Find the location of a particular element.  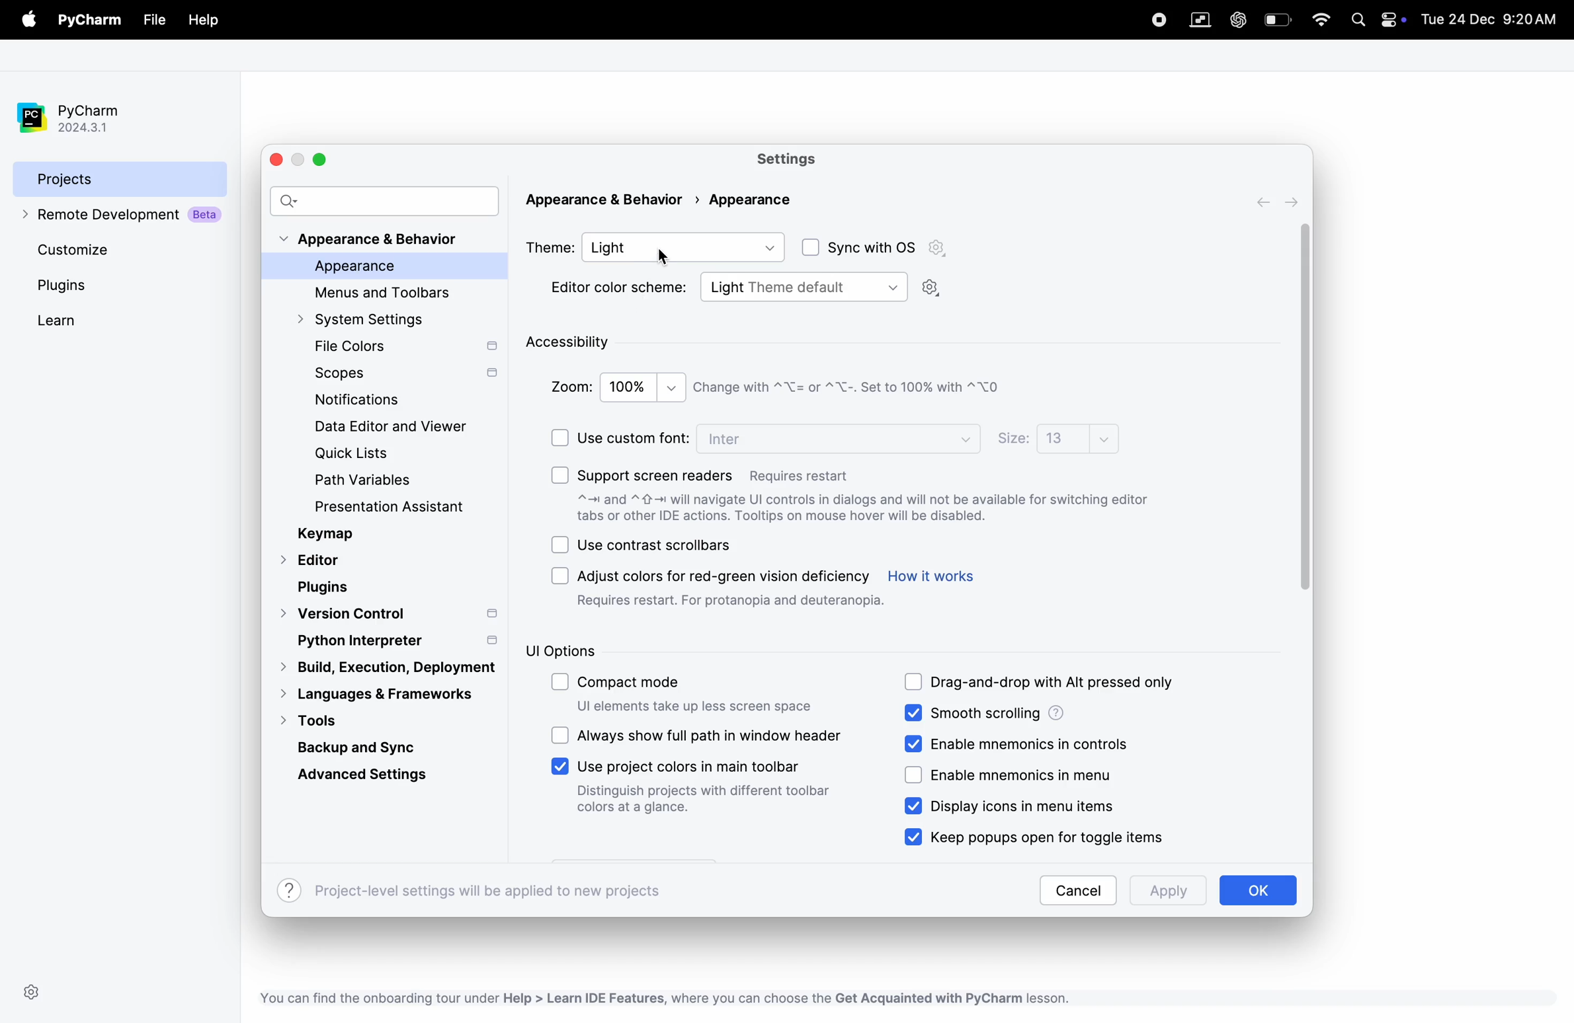

apple menu is located at coordinates (31, 20).